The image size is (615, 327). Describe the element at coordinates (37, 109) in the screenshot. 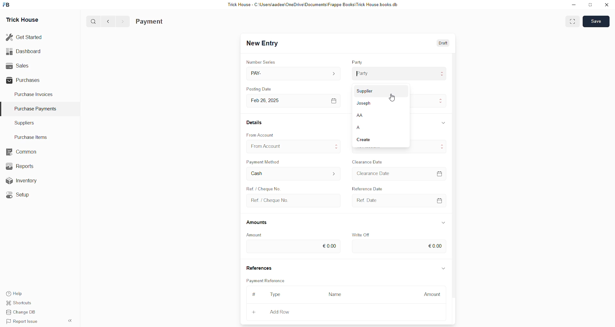

I see `Purchase Payments` at that location.